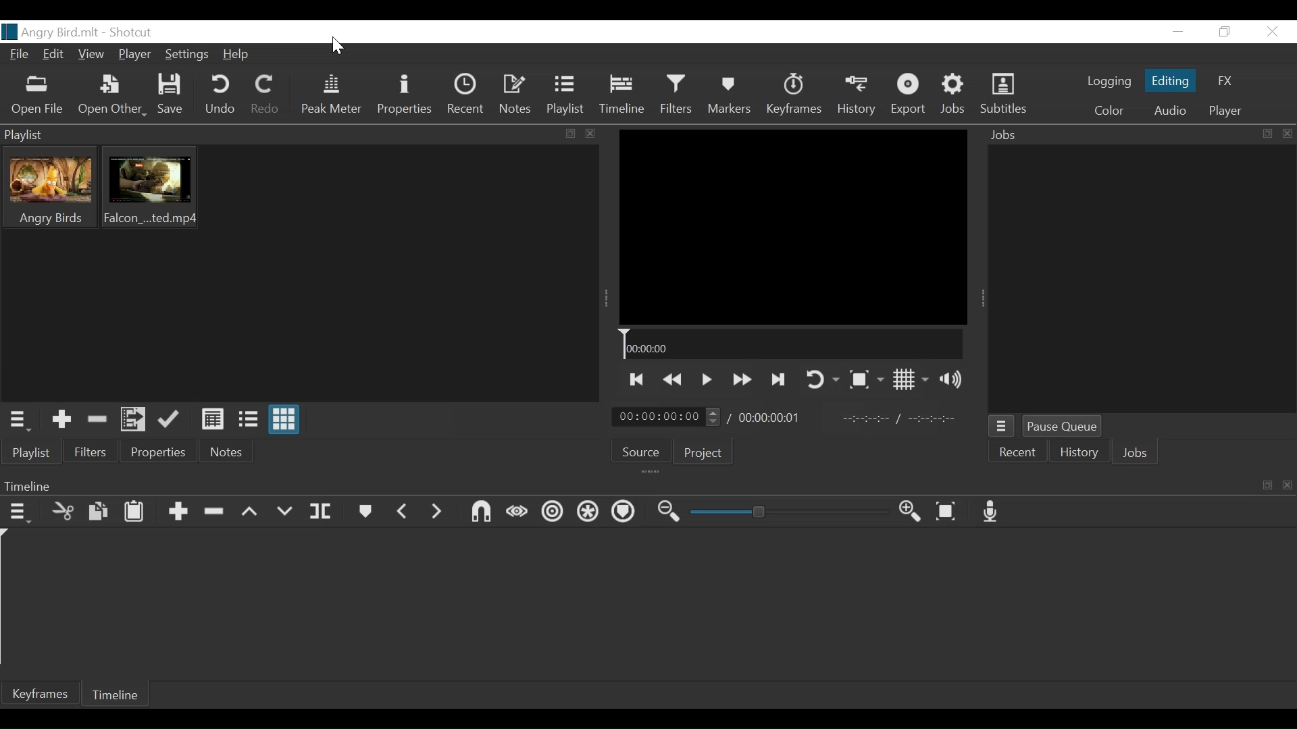 This screenshot has width=1297, height=729. Describe the element at coordinates (625, 512) in the screenshot. I see `Ripple markers` at that location.